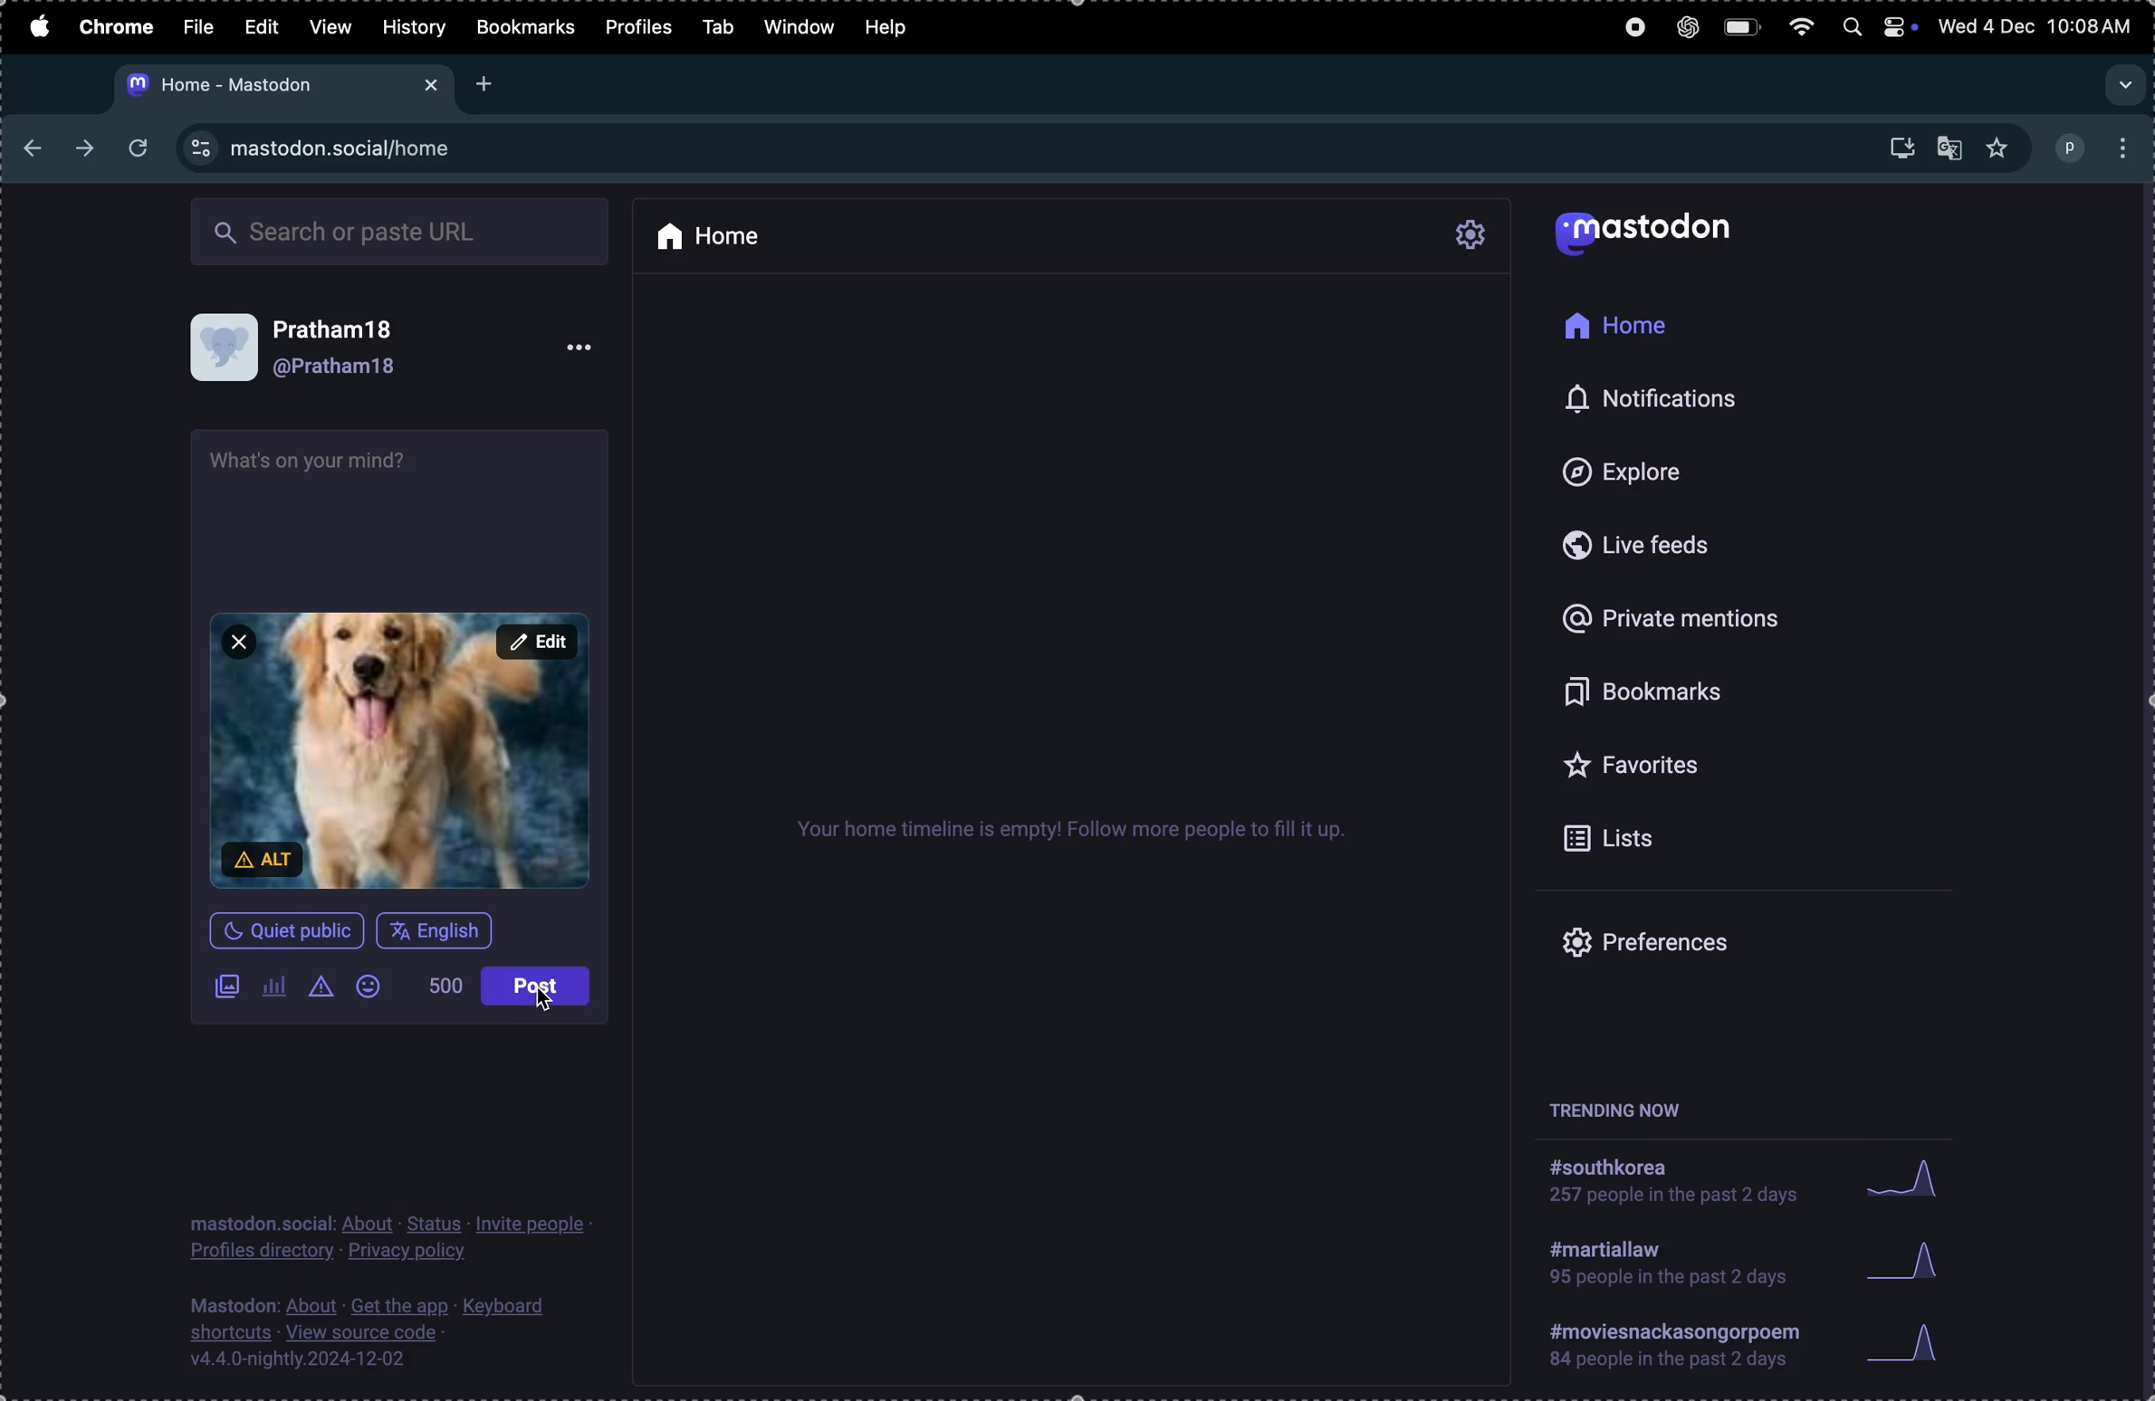 This screenshot has width=2155, height=1401. What do you see at coordinates (579, 344) in the screenshot?
I see `more` at bounding box center [579, 344].